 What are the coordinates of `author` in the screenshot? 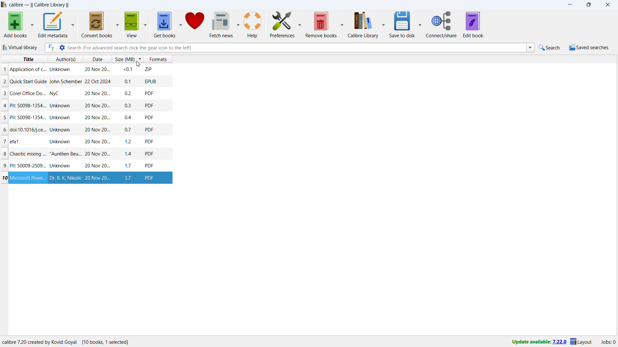 It's located at (65, 178).